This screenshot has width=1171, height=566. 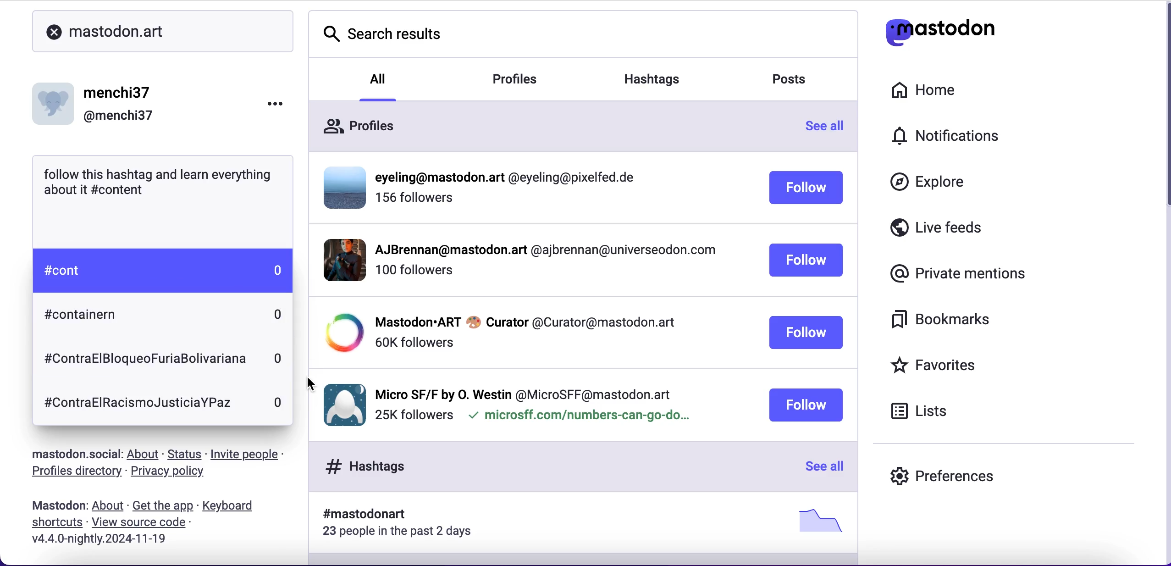 I want to click on options, so click(x=268, y=107).